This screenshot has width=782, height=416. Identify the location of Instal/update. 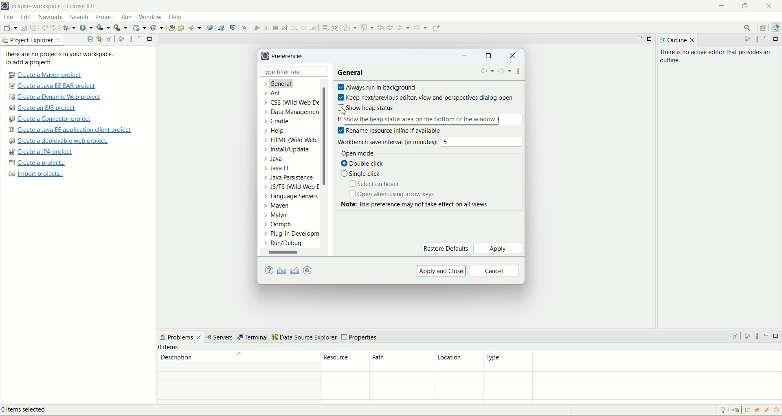
(287, 150).